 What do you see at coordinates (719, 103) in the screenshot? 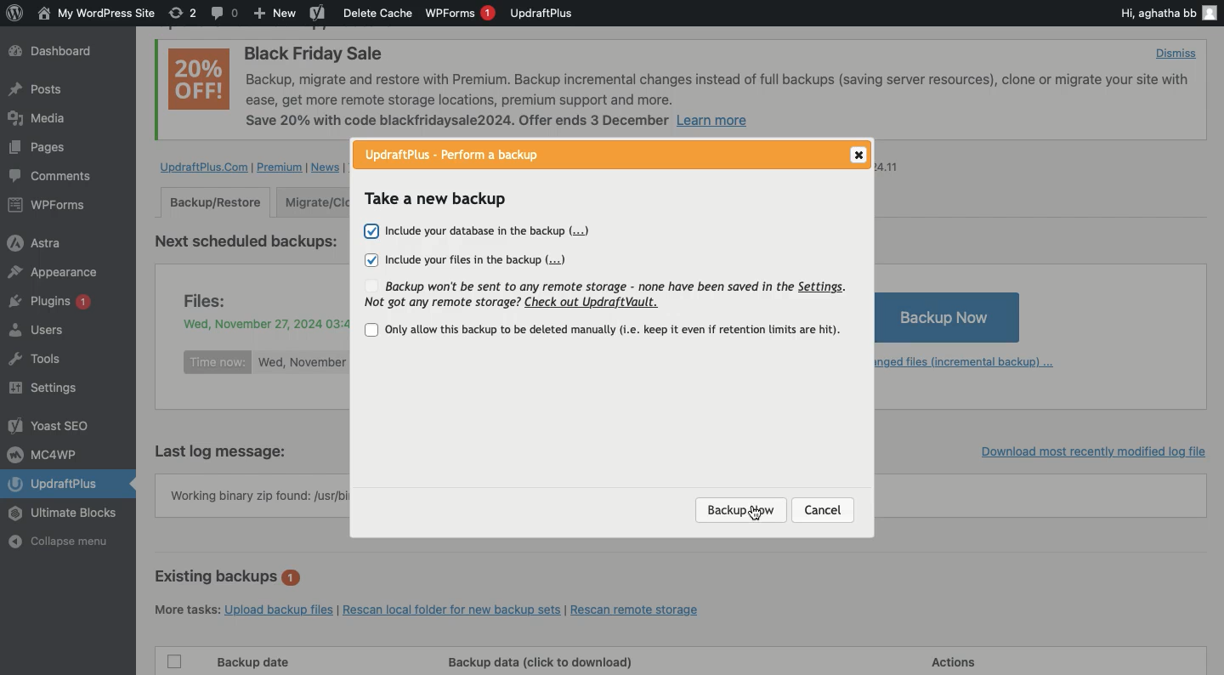
I see `Backup, migrate and restore with Premium. Backup incremental changes instead of full backups (saving server resources), clone or migrate your site withease, get more remote storage locations, premium support and more. Save 20% with code blackfridaysale2024. Offer ends 3 December Learn more` at bounding box center [719, 103].